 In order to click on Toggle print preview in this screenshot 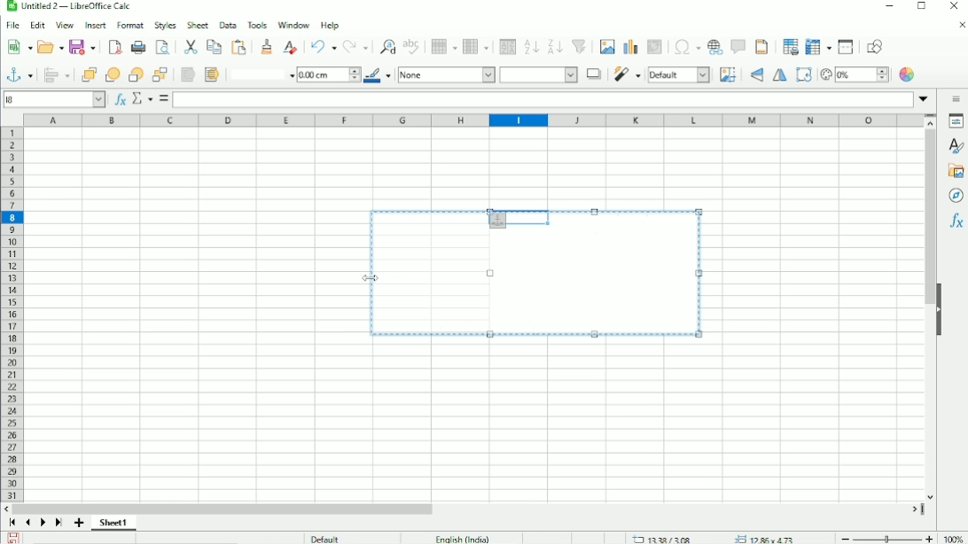, I will do `click(163, 47)`.